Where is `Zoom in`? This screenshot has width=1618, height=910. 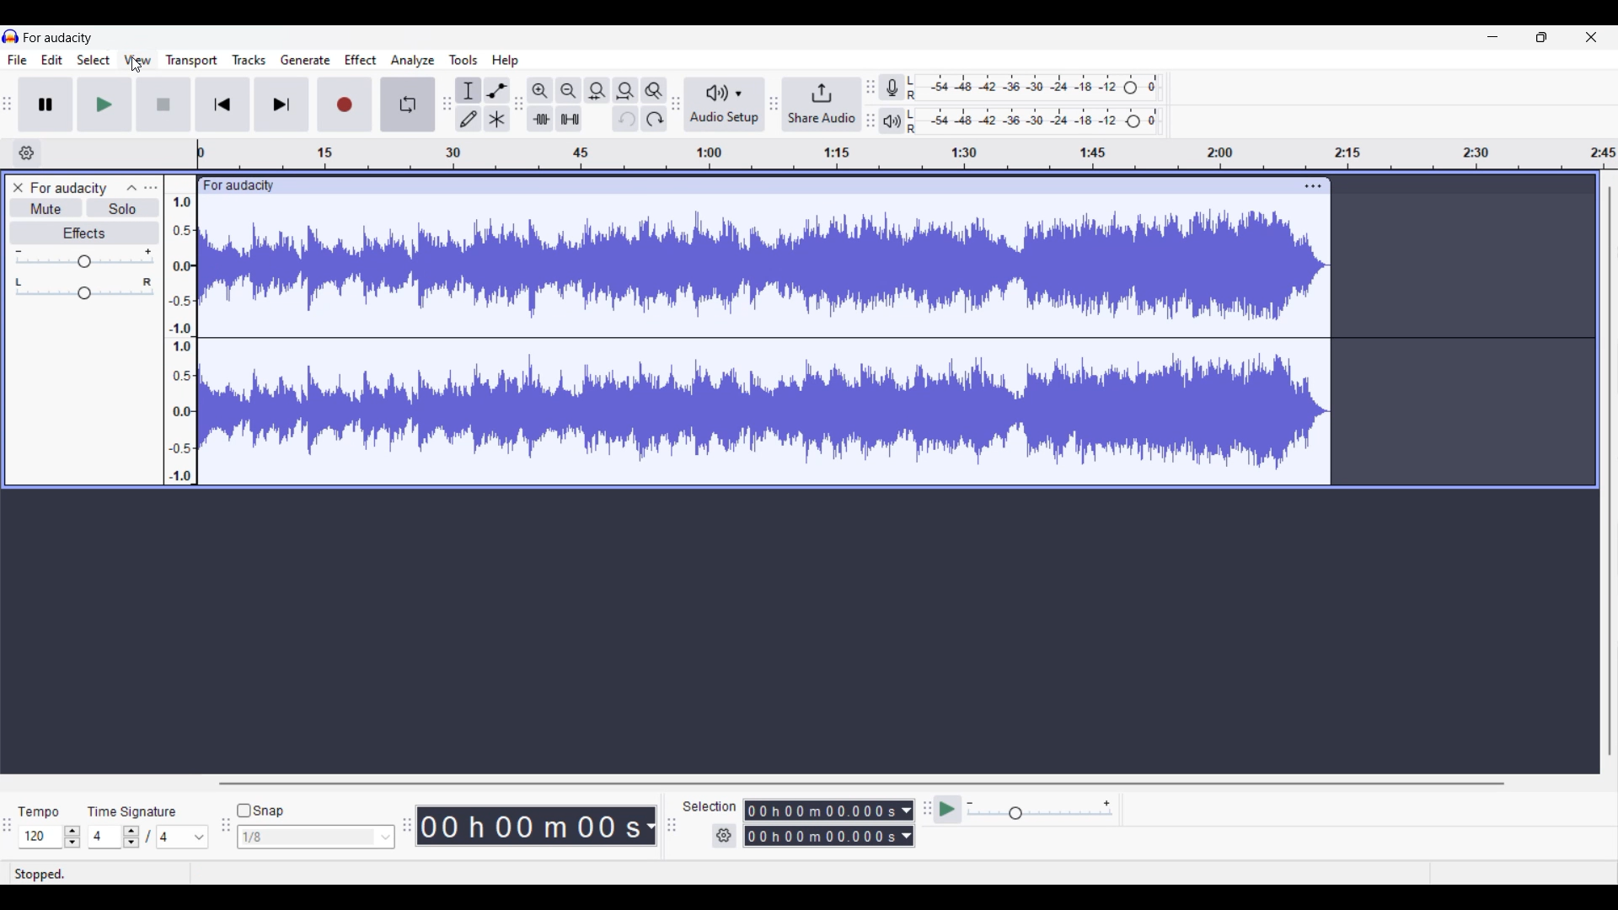 Zoom in is located at coordinates (540, 91).